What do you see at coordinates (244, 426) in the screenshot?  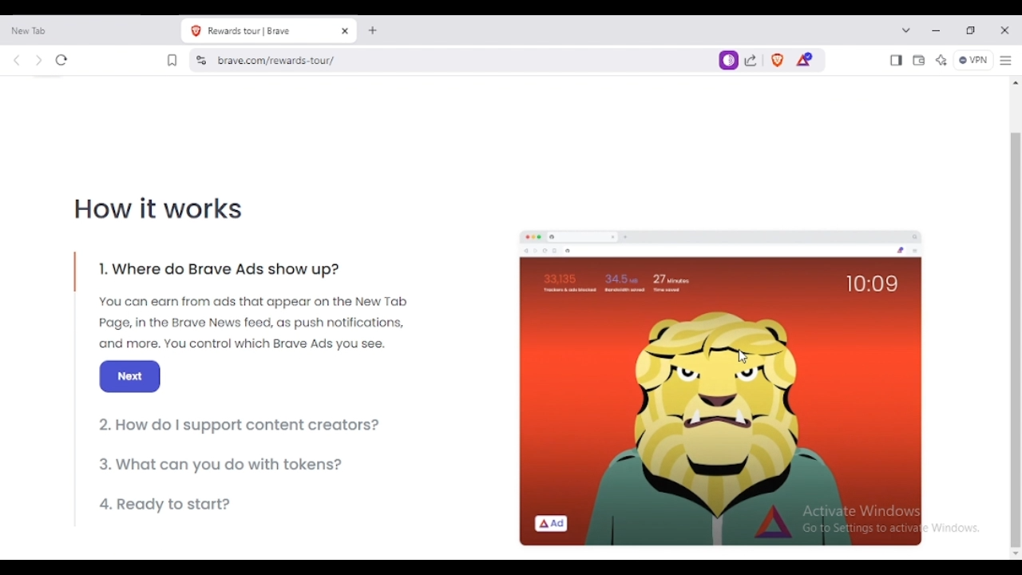 I see `2. how do i support content creators?` at bounding box center [244, 426].